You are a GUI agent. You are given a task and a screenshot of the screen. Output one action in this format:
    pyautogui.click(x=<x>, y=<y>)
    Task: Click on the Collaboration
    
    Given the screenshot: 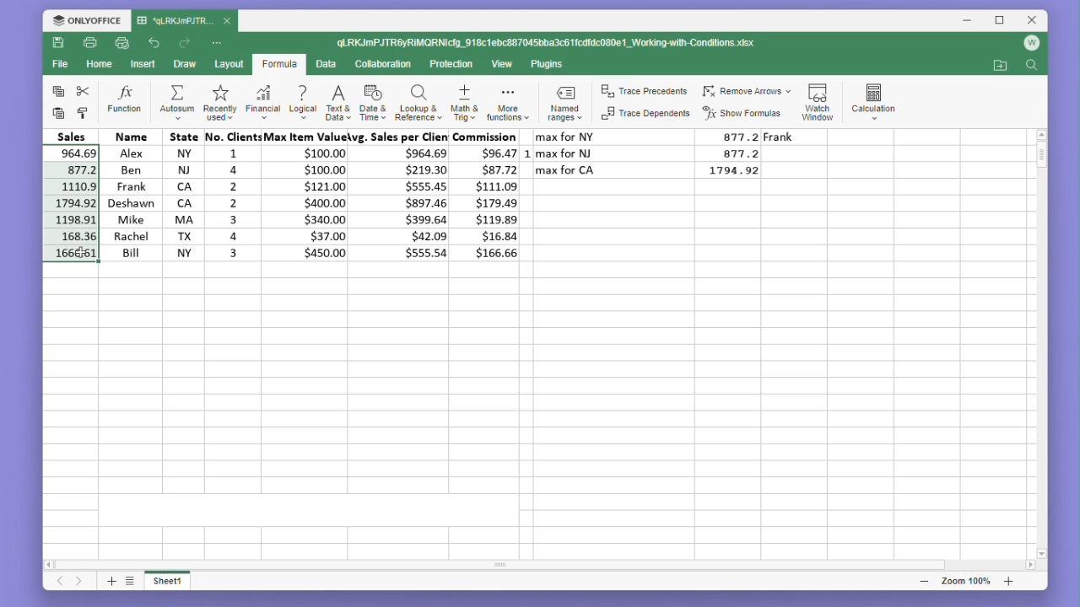 What is the action you would take?
    pyautogui.click(x=382, y=64)
    